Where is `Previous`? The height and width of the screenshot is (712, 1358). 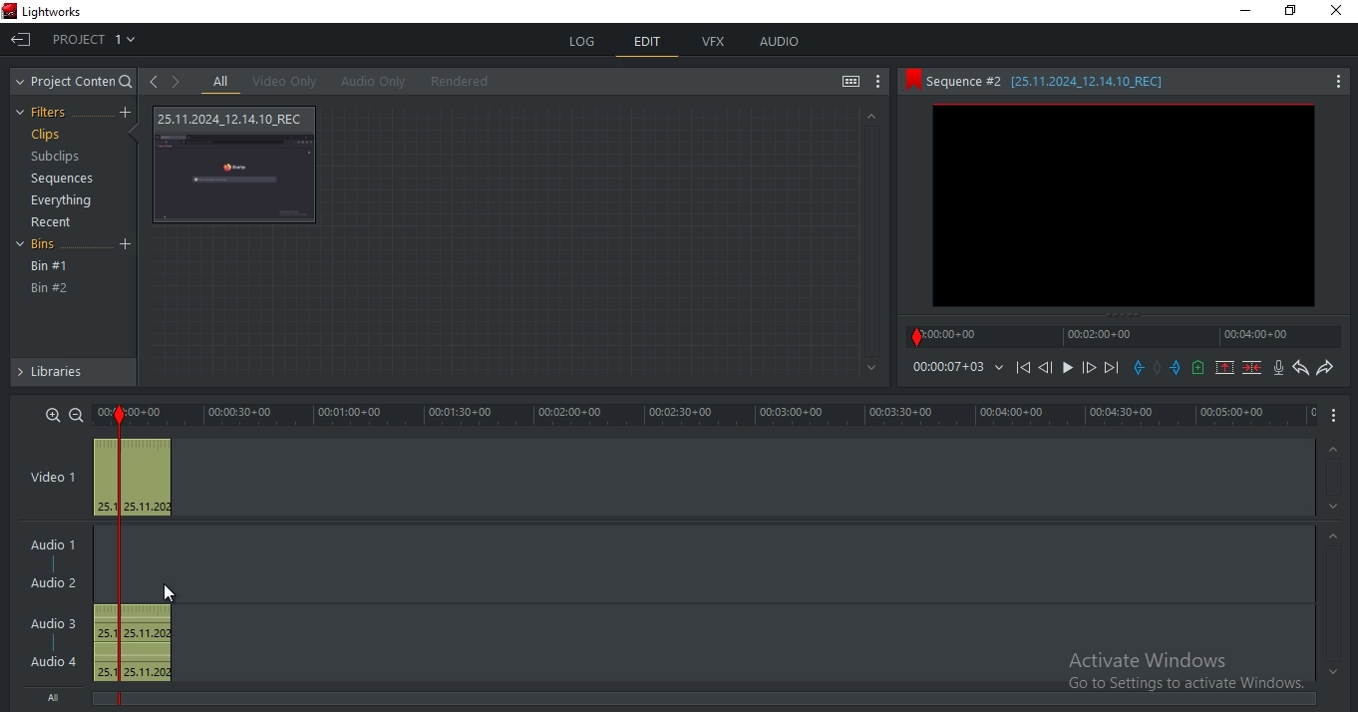
Previous is located at coordinates (1045, 367).